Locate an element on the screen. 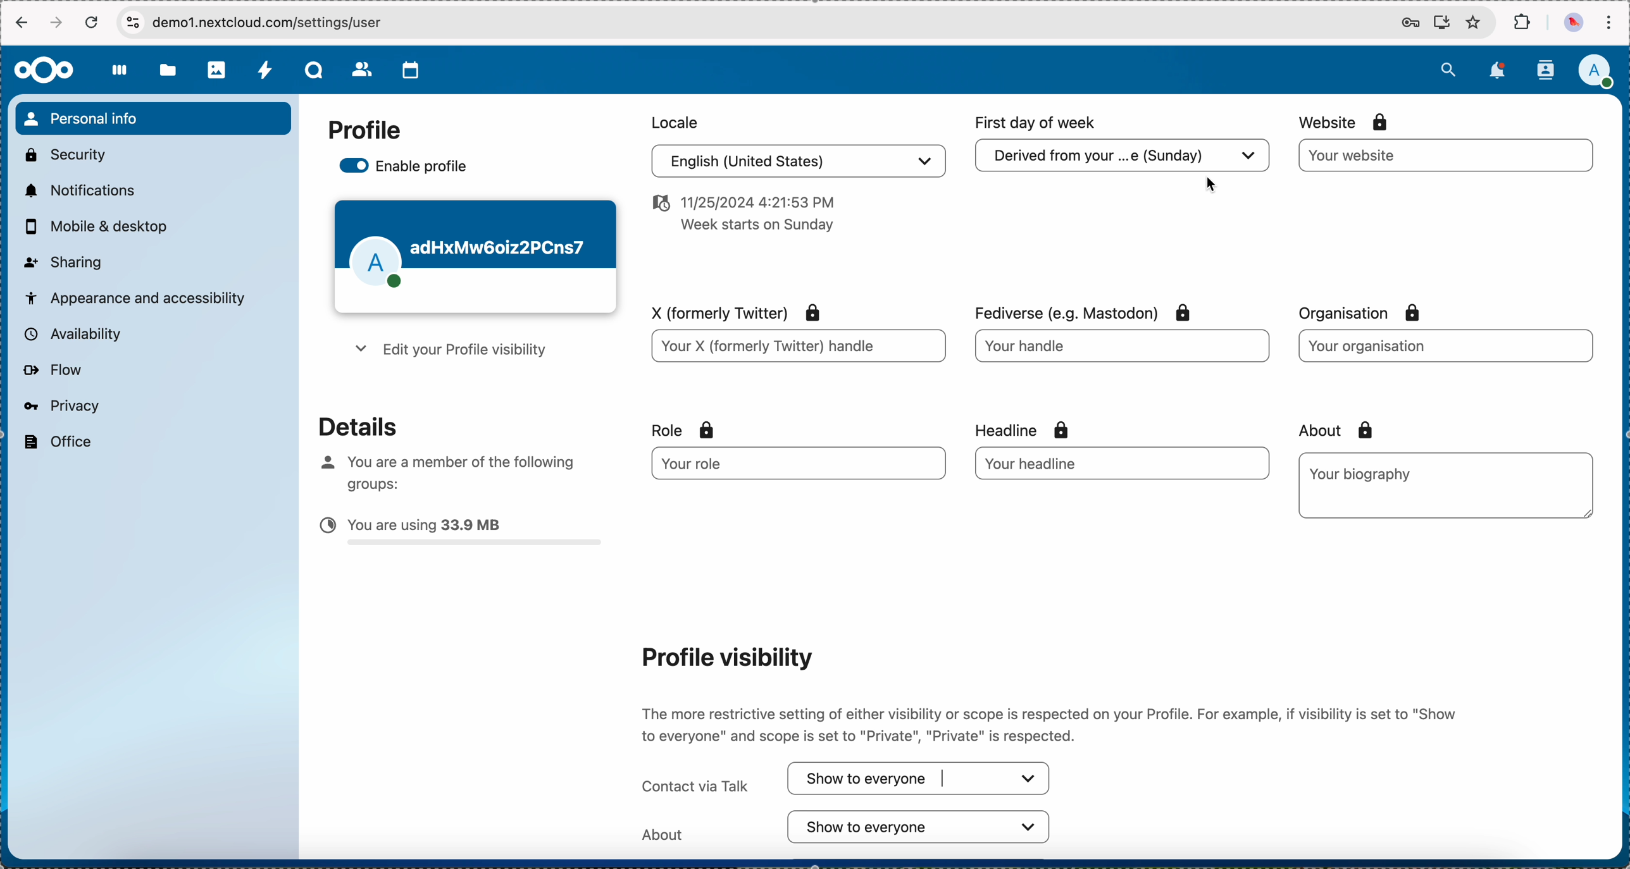  favorites is located at coordinates (1473, 23).